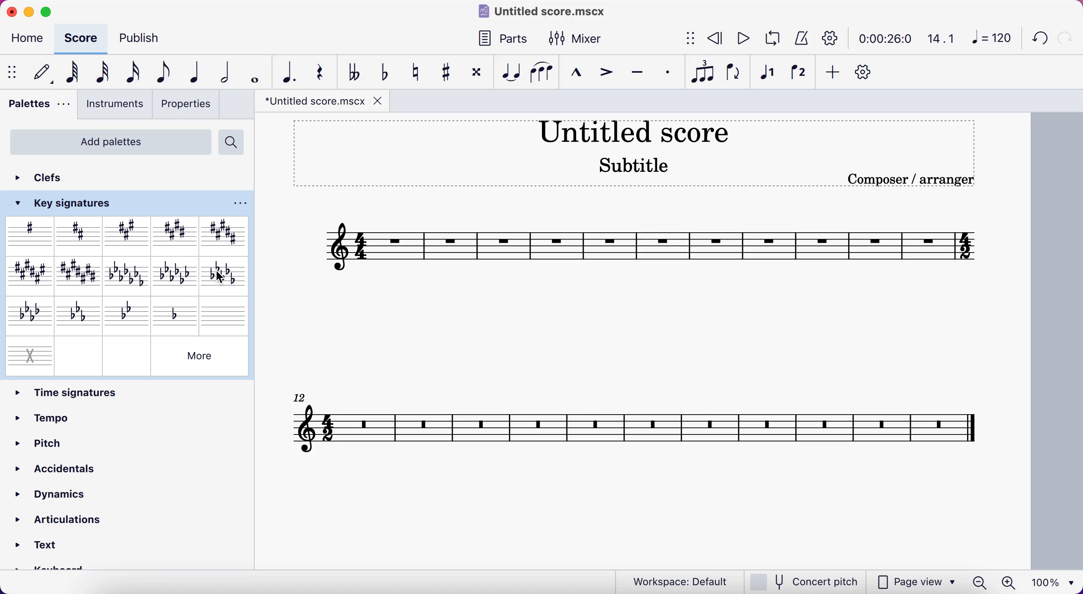 This screenshot has width=1083, height=594. I want to click on play, so click(740, 37).